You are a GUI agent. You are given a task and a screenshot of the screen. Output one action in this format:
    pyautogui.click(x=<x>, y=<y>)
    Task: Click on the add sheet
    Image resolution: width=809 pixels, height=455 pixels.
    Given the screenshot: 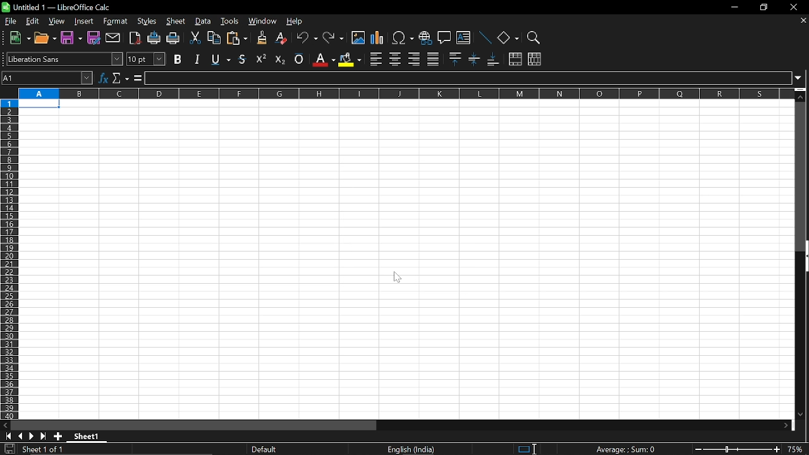 What is the action you would take?
    pyautogui.click(x=57, y=436)
    